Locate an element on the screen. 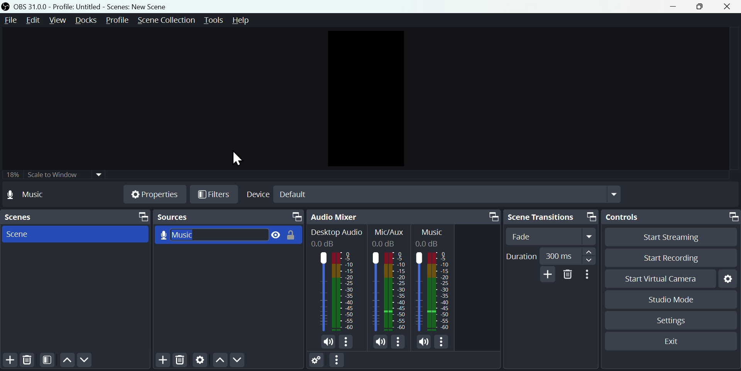 The width and height of the screenshot is (741, 371). Delete is located at coordinates (181, 361).